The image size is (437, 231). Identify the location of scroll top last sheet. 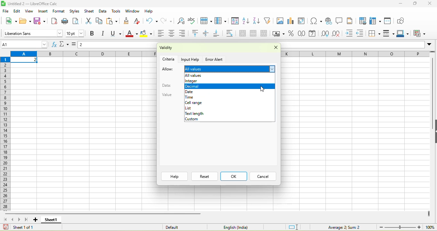
(28, 219).